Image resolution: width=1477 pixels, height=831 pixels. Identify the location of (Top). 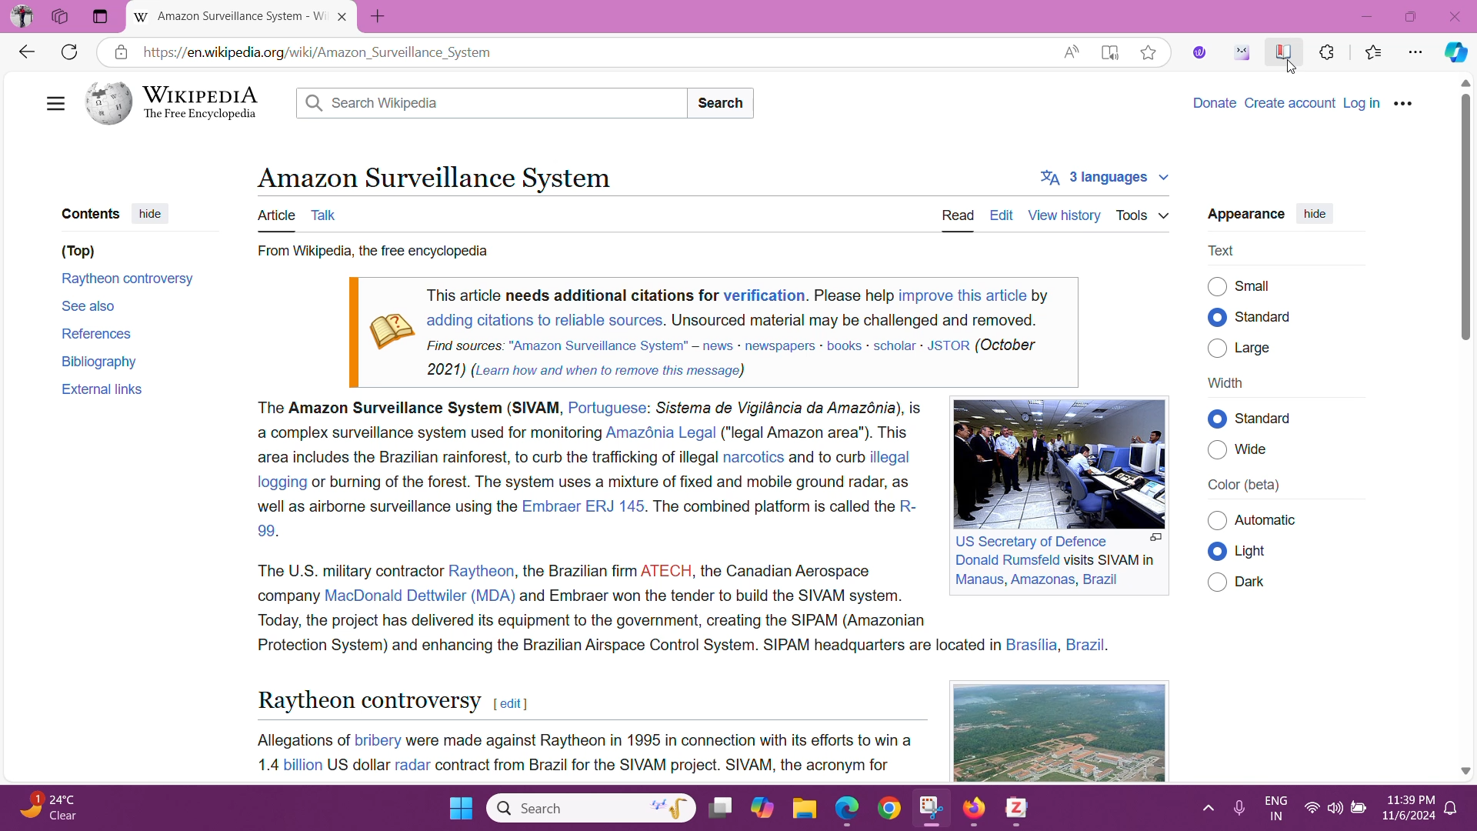
(78, 252).